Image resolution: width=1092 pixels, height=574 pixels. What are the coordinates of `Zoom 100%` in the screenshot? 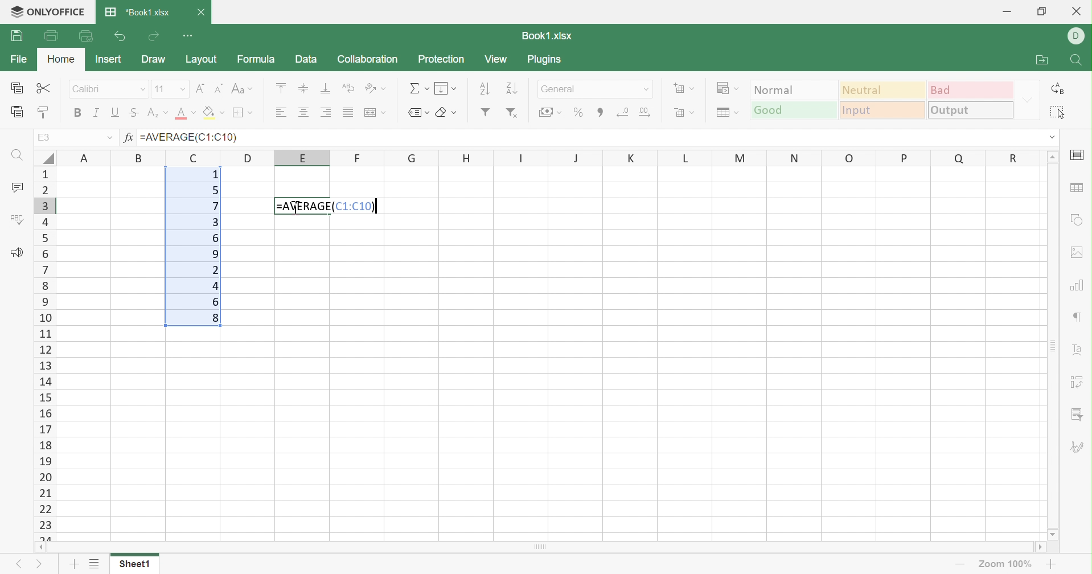 It's located at (1007, 563).